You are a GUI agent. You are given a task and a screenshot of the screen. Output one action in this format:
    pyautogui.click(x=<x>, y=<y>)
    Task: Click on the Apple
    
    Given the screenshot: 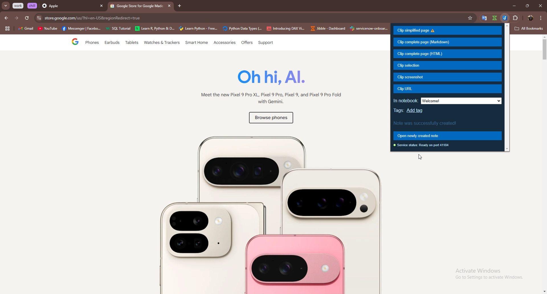 What is the action you would take?
    pyautogui.click(x=68, y=6)
    